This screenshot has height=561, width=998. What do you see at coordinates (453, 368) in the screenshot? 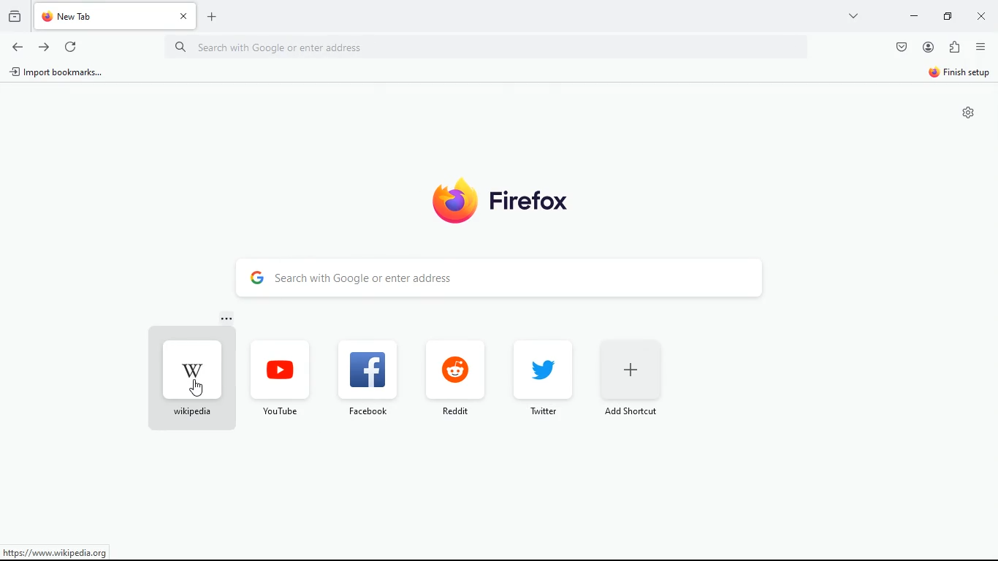
I see `reddit logo` at bounding box center [453, 368].